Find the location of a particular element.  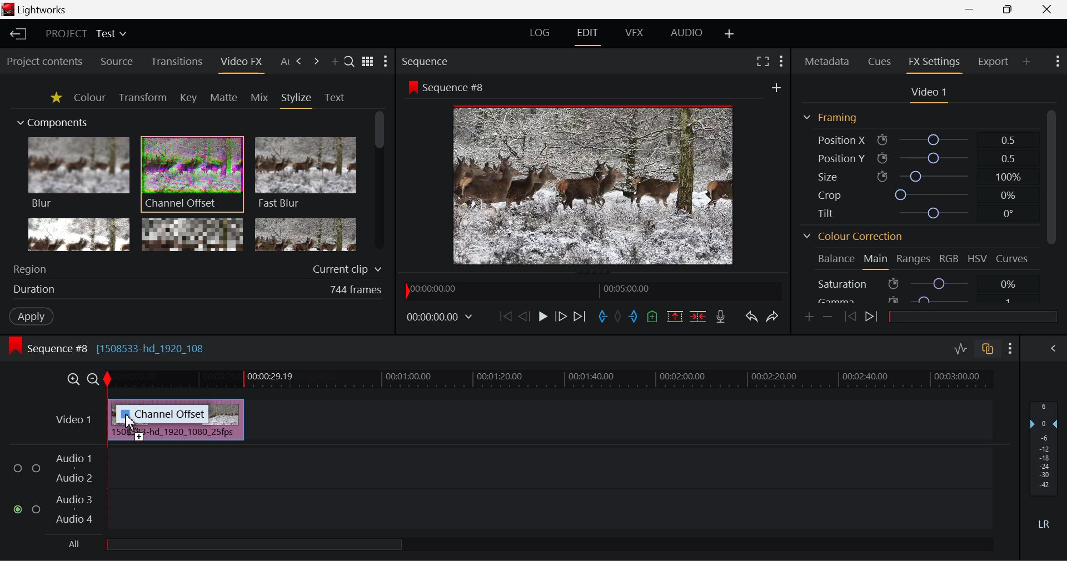

Framing Section is located at coordinates (832, 117).